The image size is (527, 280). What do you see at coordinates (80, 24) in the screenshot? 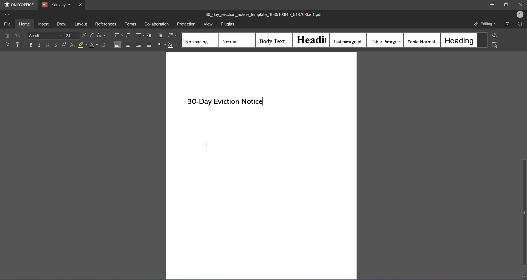
I see `layout` at bounding box center [80, 24].